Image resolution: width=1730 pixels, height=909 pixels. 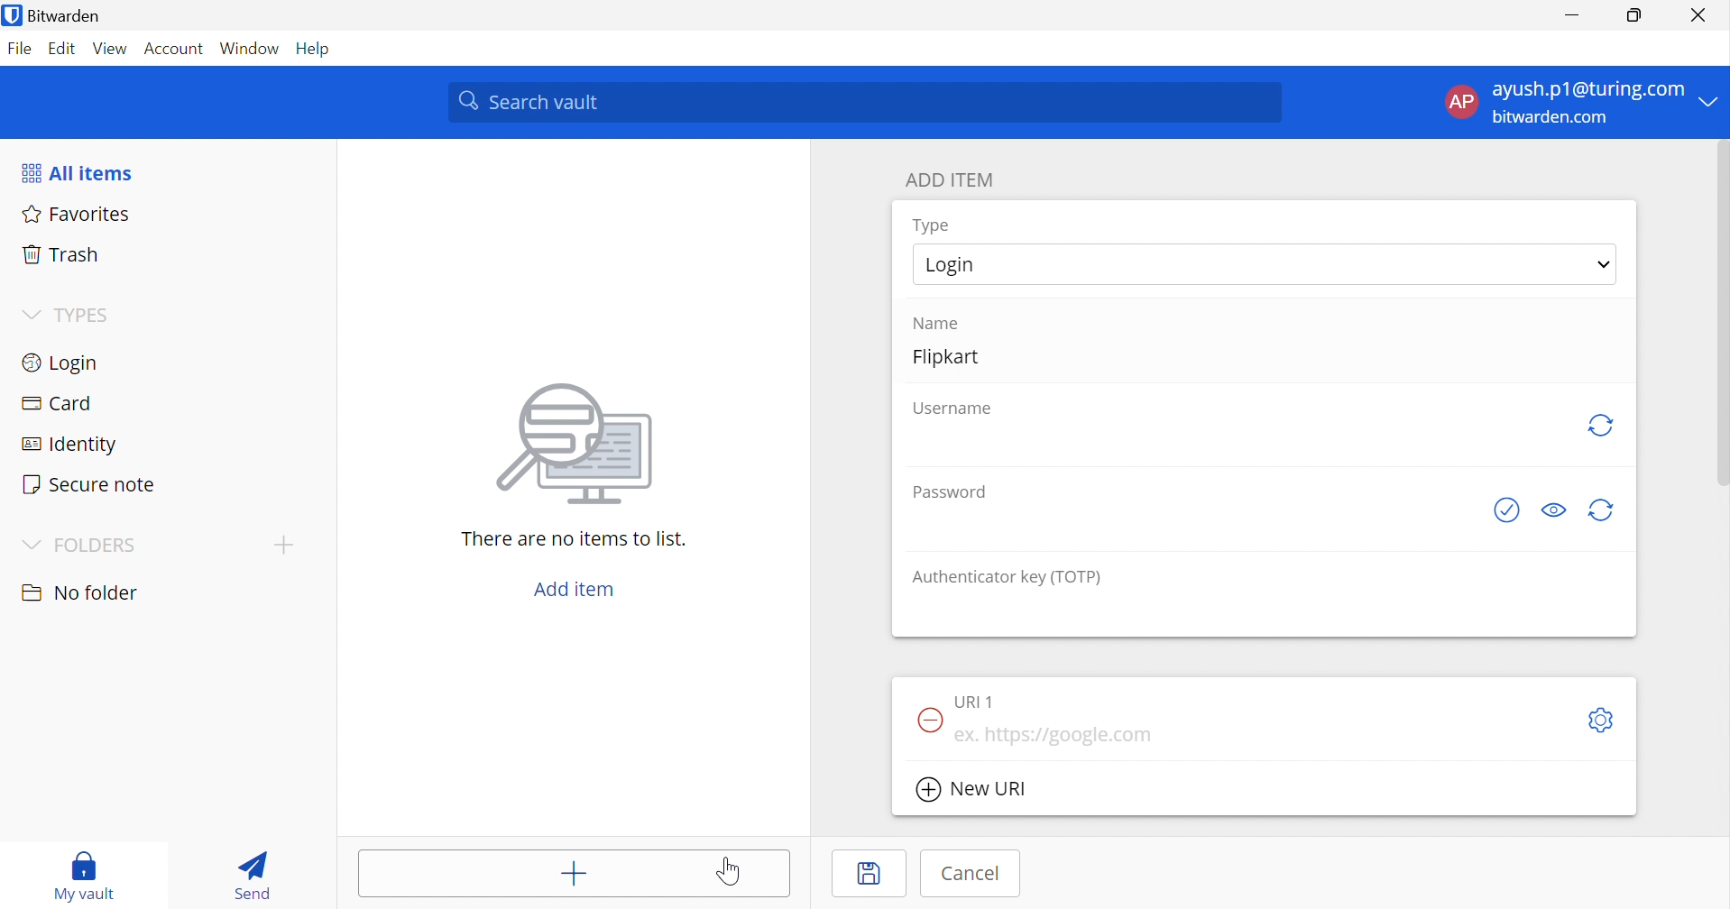 What do you see at coordinates (1558, 508) in the screenshot?
I see `Toggle Visibility` at bounding box center [1558, 508].